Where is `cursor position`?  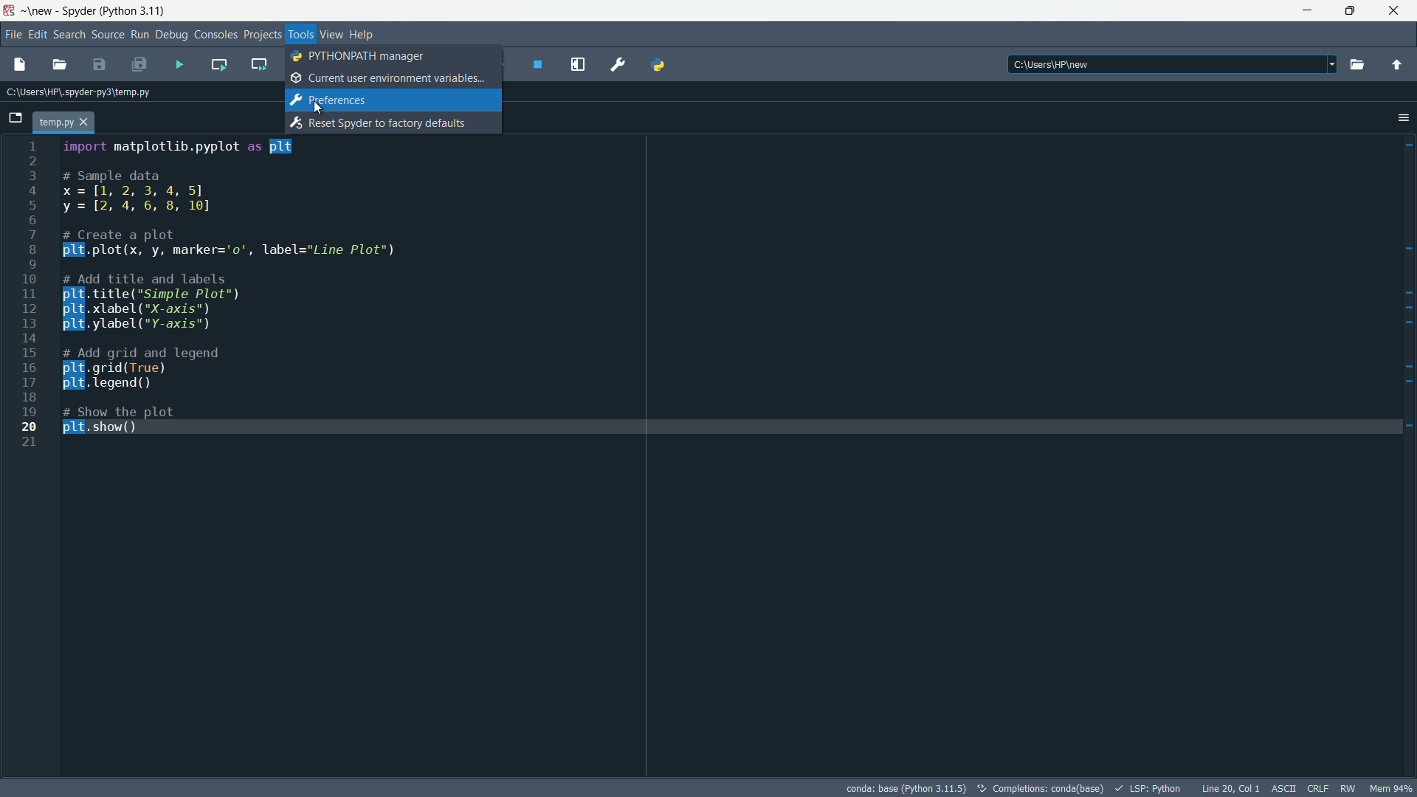
cursor position is located at coordinates (1230, 788).